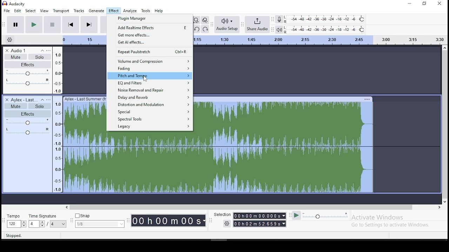  I want to click on pause, so click(34, 24).